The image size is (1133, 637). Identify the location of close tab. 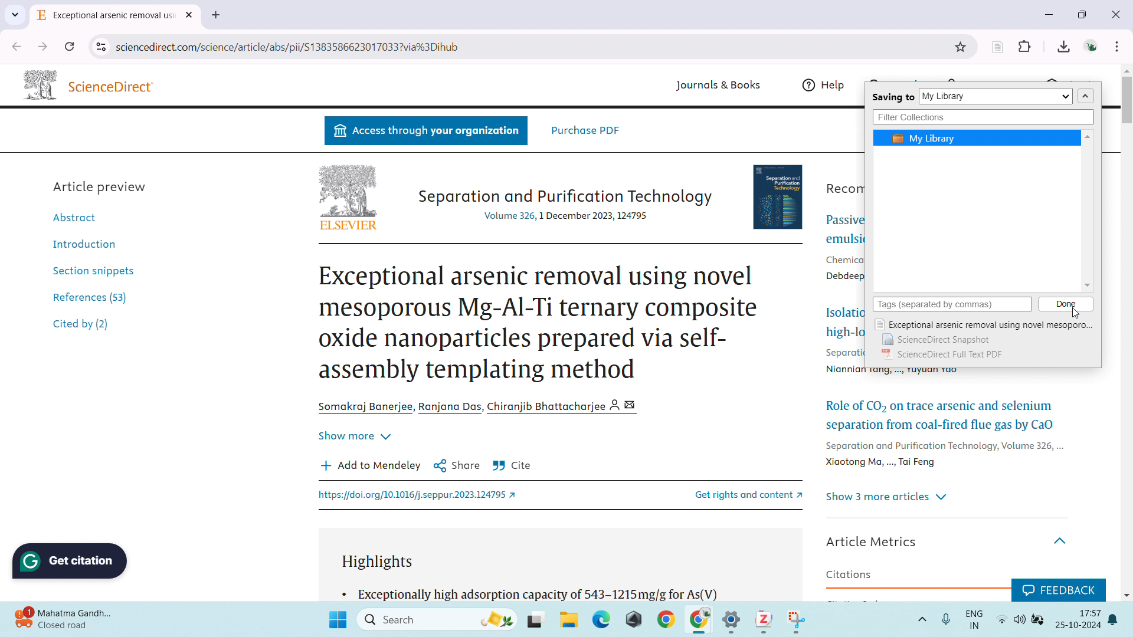
(191, 15).